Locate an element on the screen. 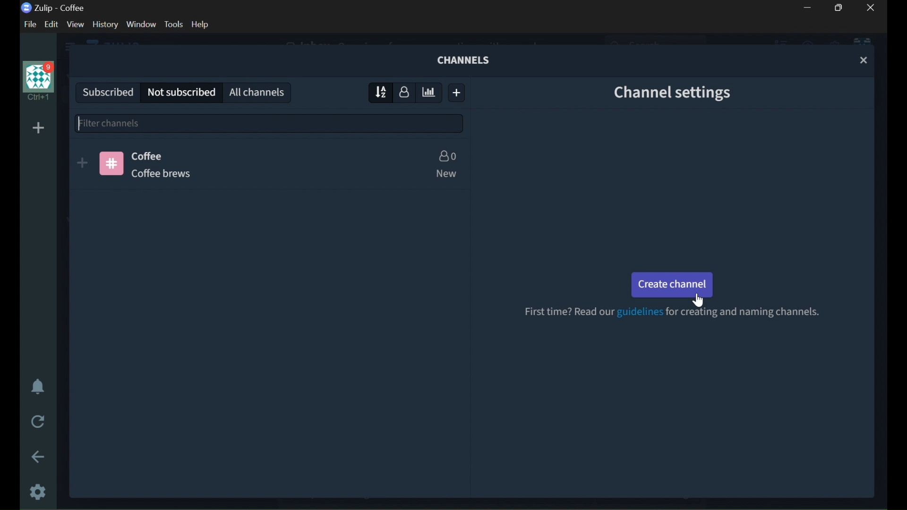 The image size is (907, 510). TOOLS is located at coordinates (173, 24).